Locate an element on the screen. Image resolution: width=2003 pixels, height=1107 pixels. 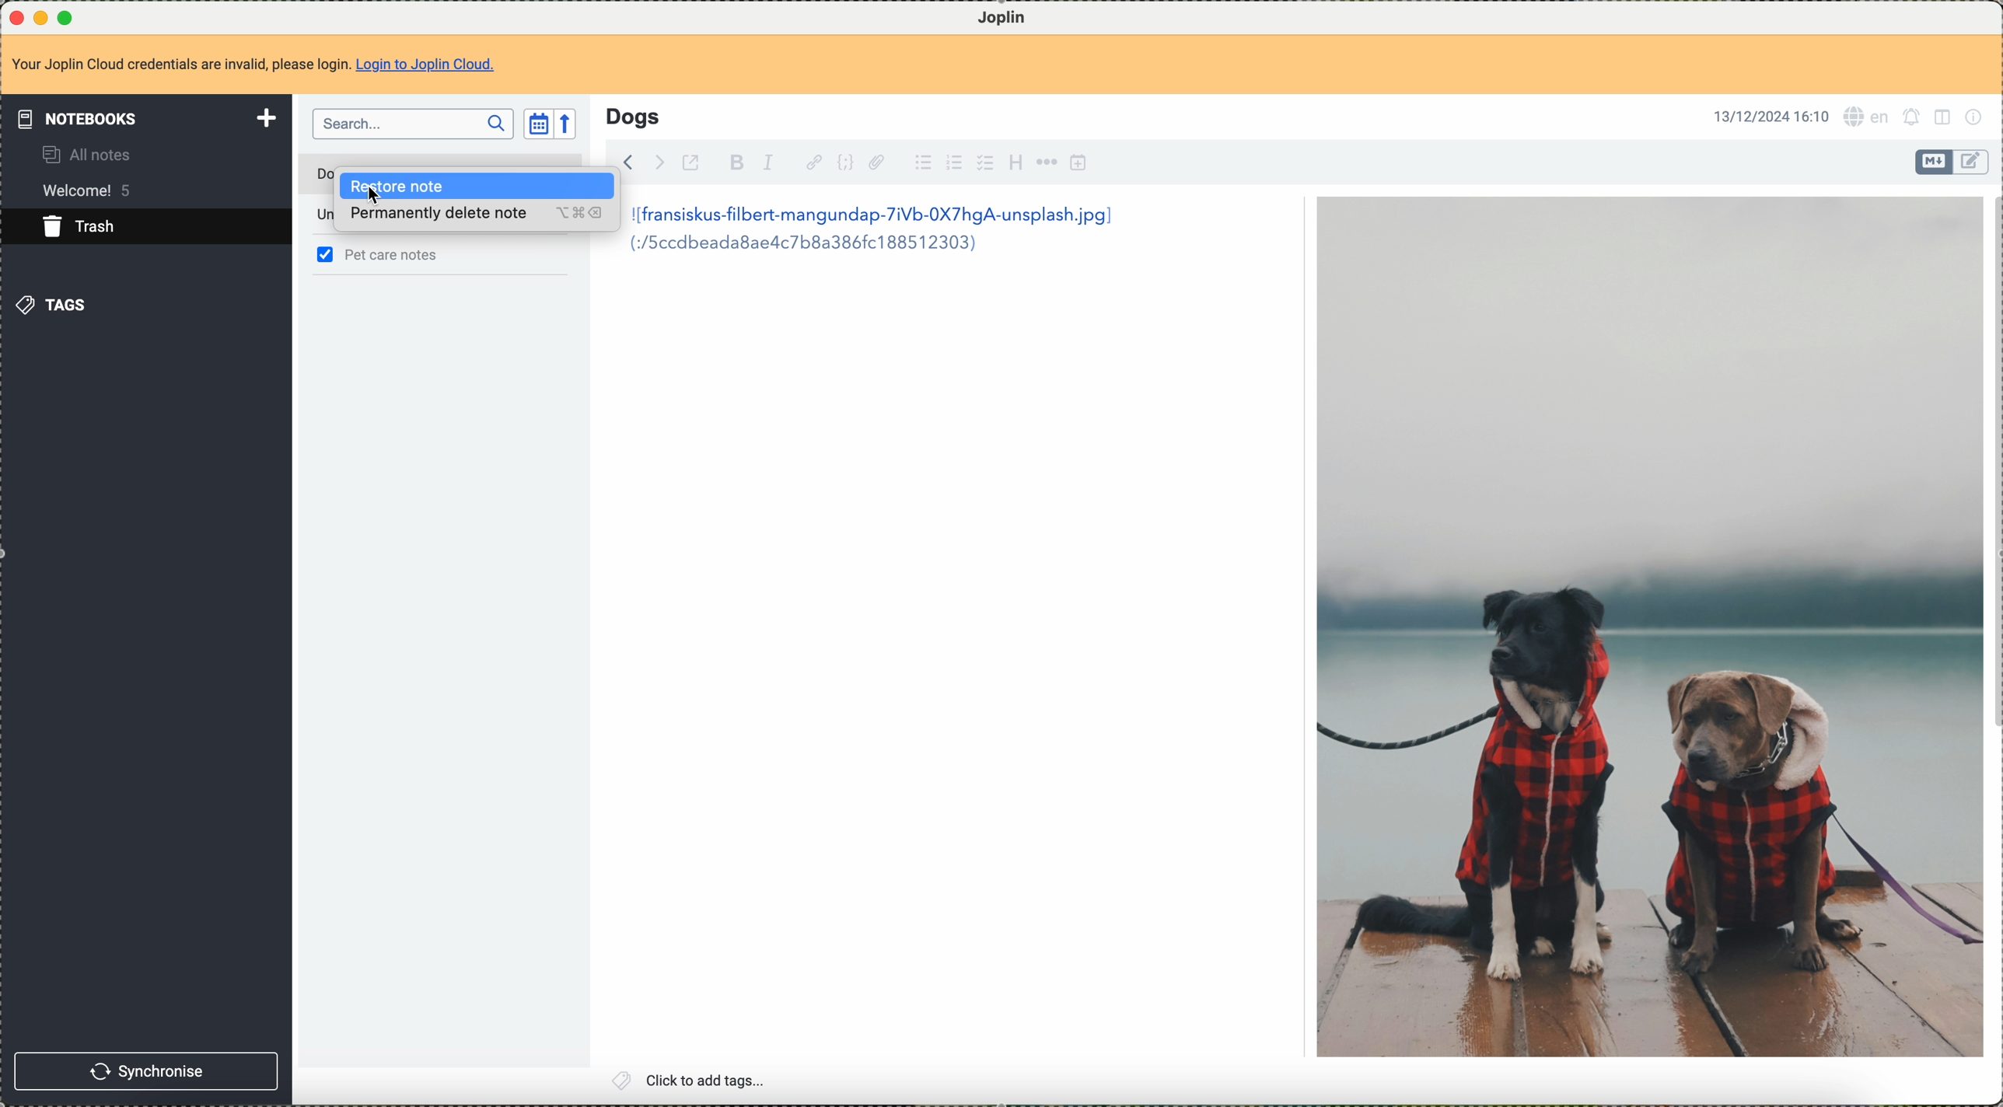
bold is located at coordinates (736, 163).